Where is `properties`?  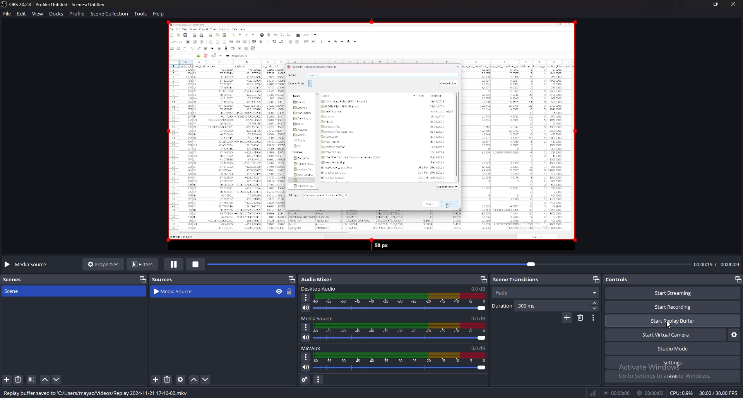 properties is located at coordinates (102, 265).